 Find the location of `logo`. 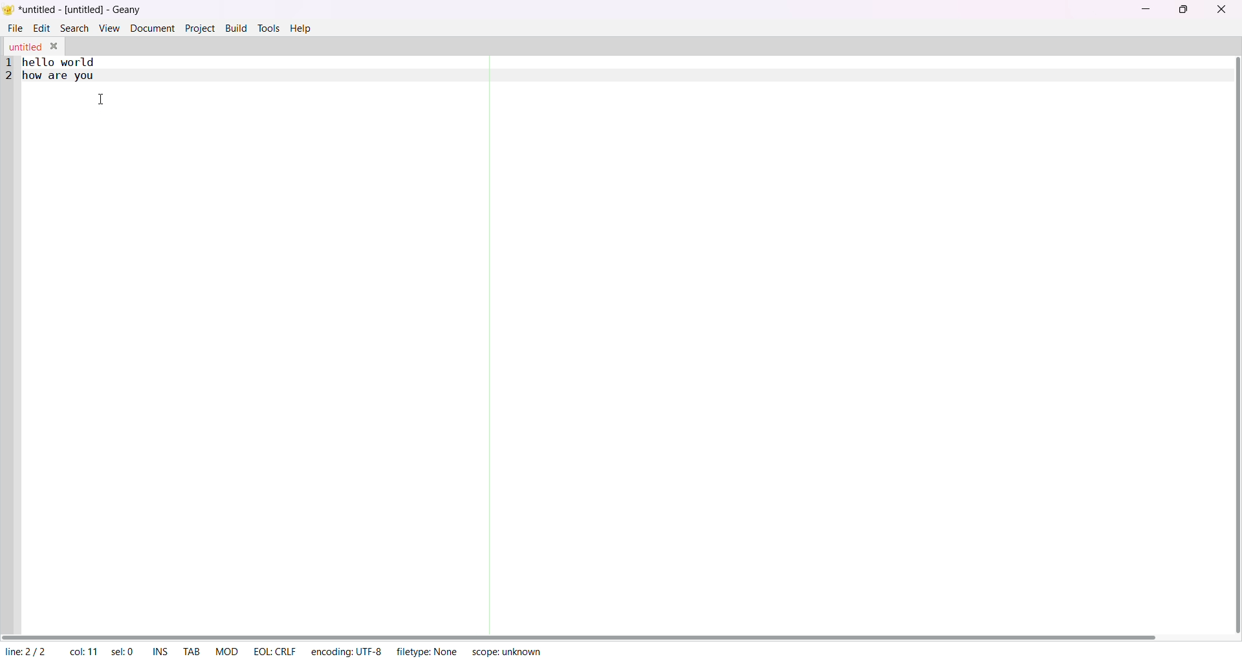

logo is located at coordinates (10, 9).